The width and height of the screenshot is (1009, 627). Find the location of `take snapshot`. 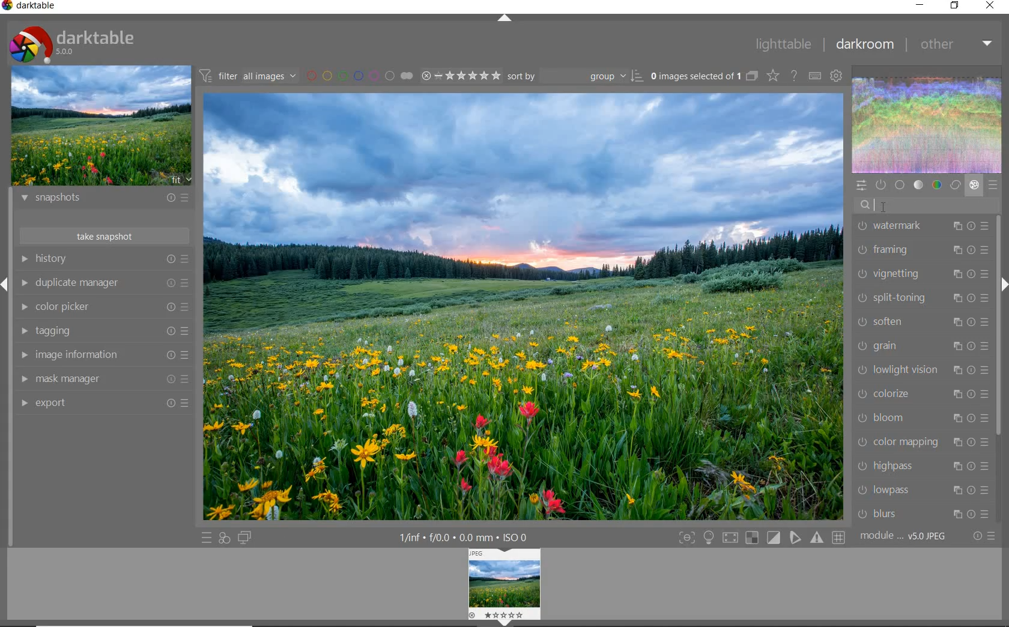

take snapshot is located at coordinates (105, 236).